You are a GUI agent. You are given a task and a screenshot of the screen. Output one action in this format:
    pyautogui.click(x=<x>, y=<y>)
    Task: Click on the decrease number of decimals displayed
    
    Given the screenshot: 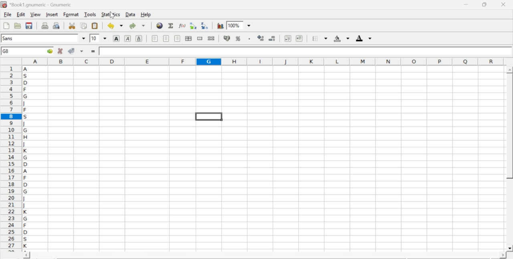 What is the action you would take?
    pyautogui.click(x=261, y=38)
    